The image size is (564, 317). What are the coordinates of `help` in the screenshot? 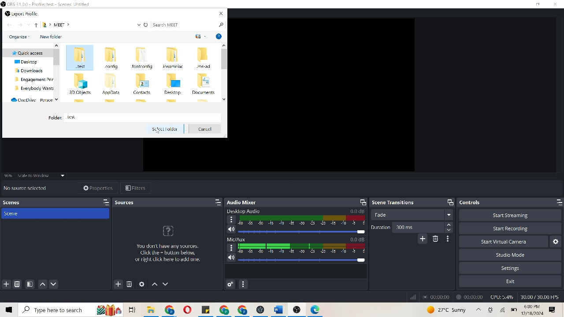 It's located at (219, 37).